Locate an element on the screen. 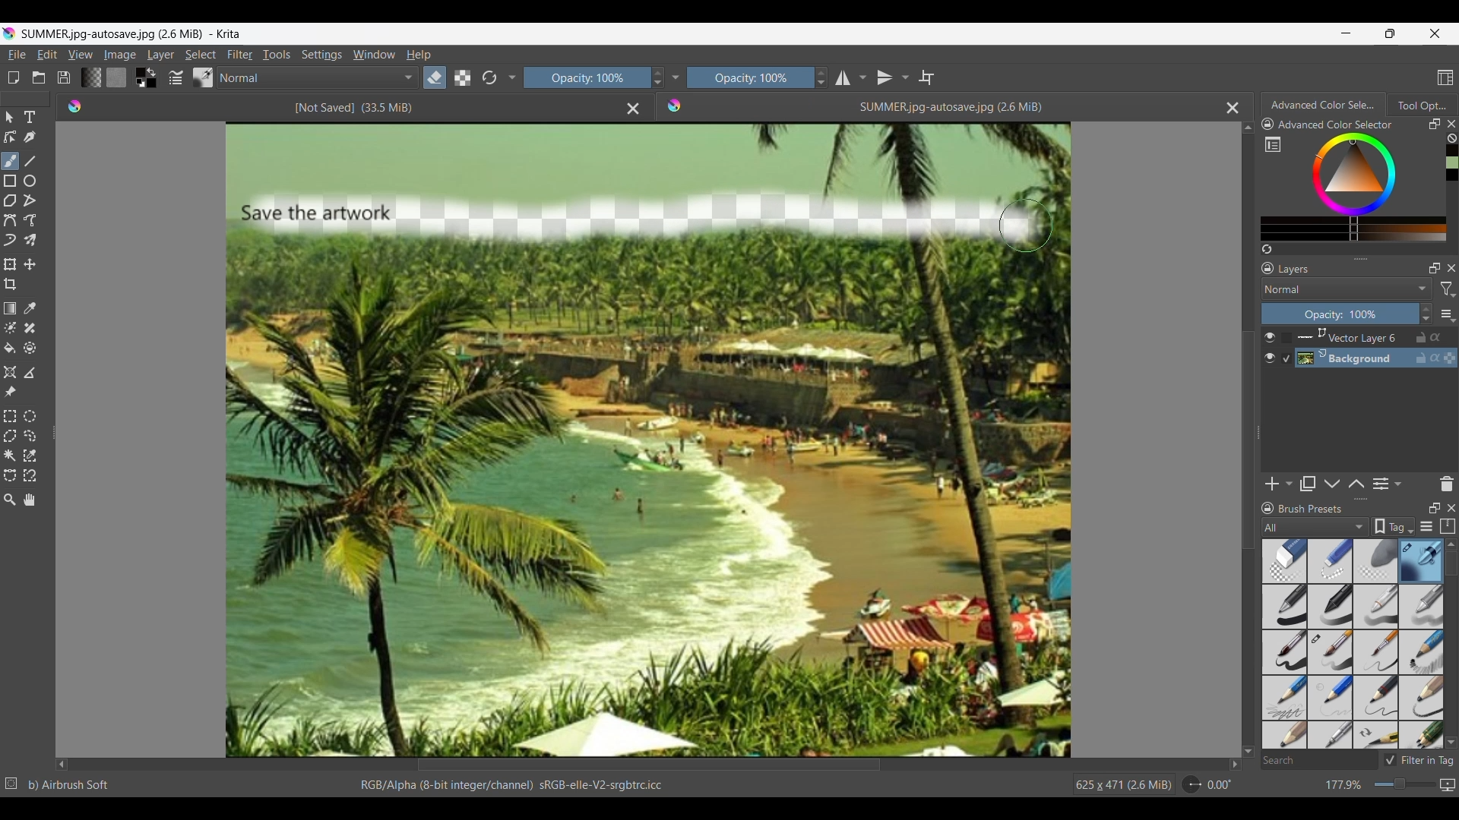  Rectangular selection tool is located at coordinates (9, 416).